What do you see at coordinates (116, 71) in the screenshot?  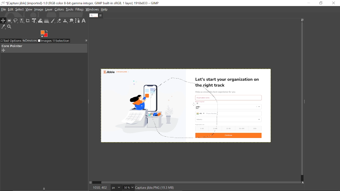 I see `Jibble` at bounding box center [116, 71].